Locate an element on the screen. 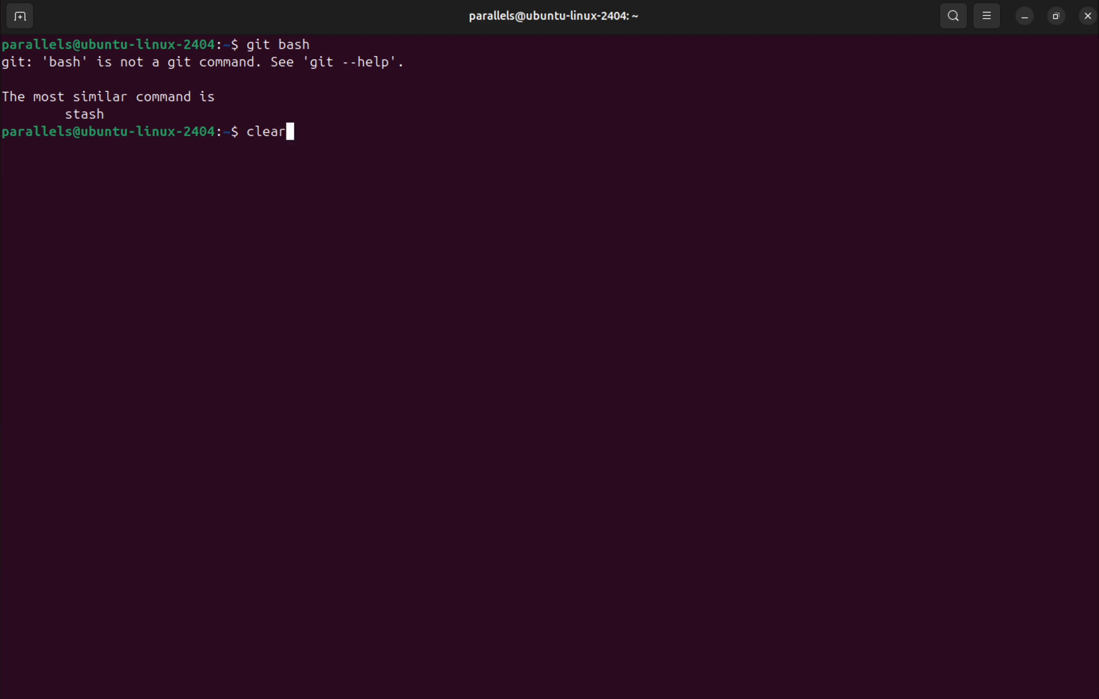  view options is located at coordinates (990, 16).